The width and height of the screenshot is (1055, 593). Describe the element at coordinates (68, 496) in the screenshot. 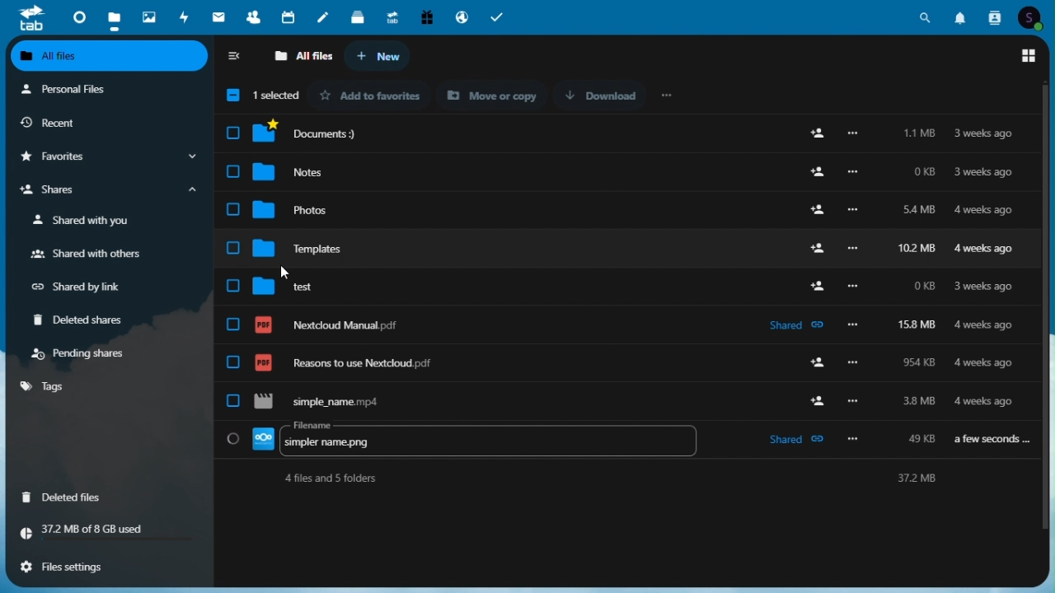

I see `deleted files` at that location.